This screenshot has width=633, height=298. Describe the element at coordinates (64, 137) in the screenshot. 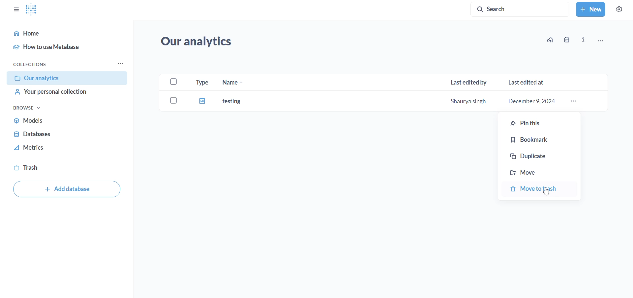

I see `databases` at that location.